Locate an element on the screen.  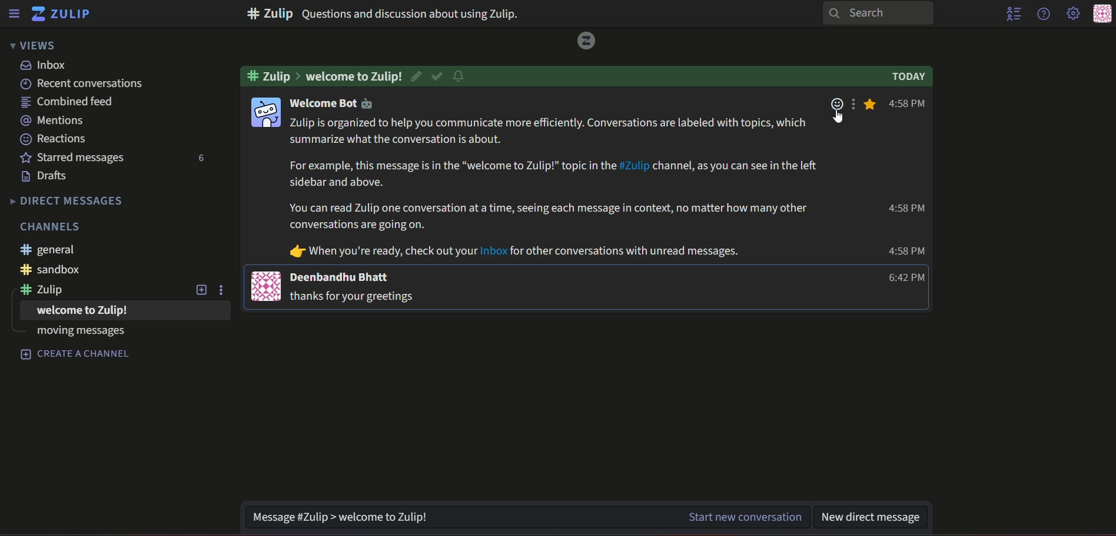
When you're ready, check out your inbox for other conversations with unread messages. is located at coordinates (509, 251).